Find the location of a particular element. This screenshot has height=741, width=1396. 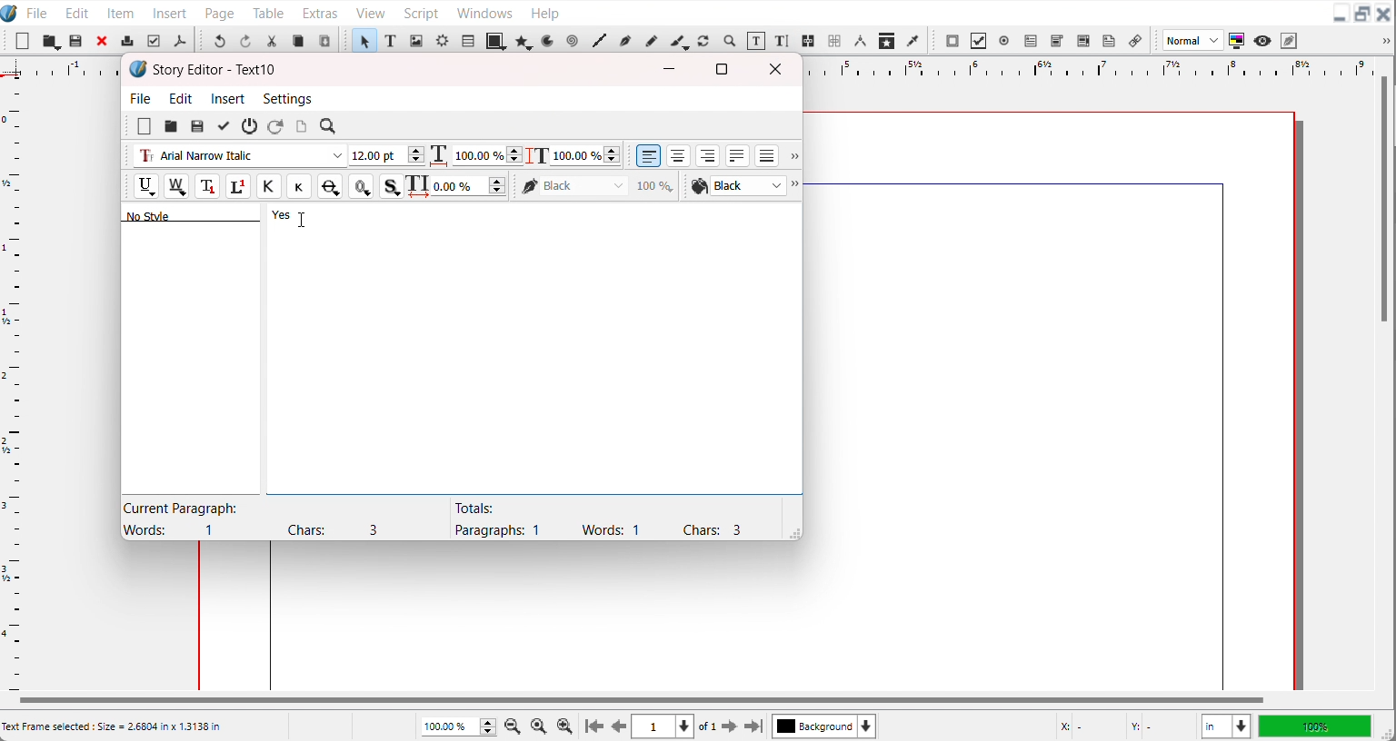

Font type is located at coordinates (238, 156).